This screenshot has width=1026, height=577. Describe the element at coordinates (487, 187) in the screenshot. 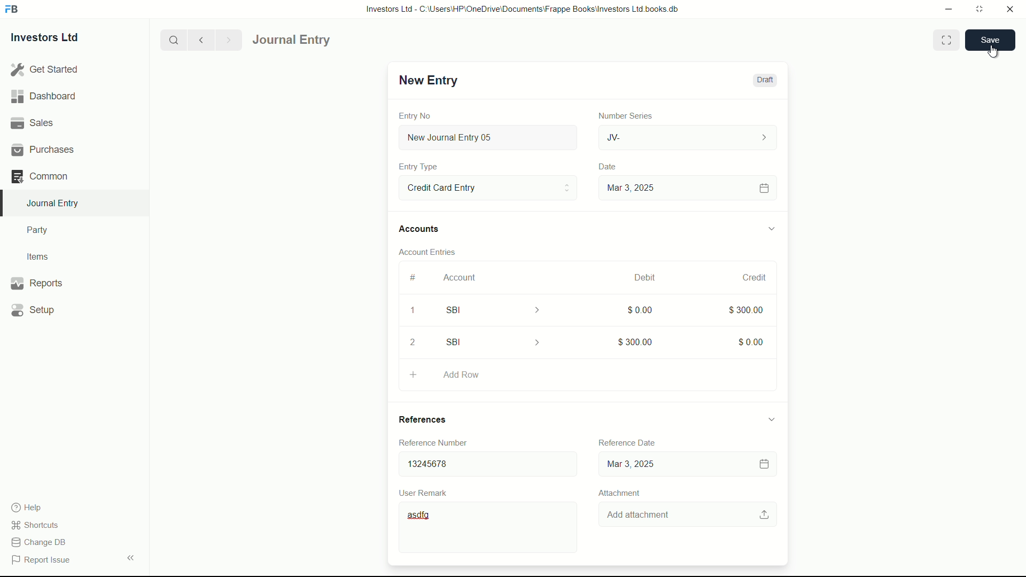

I see `Entry Type` at that location.